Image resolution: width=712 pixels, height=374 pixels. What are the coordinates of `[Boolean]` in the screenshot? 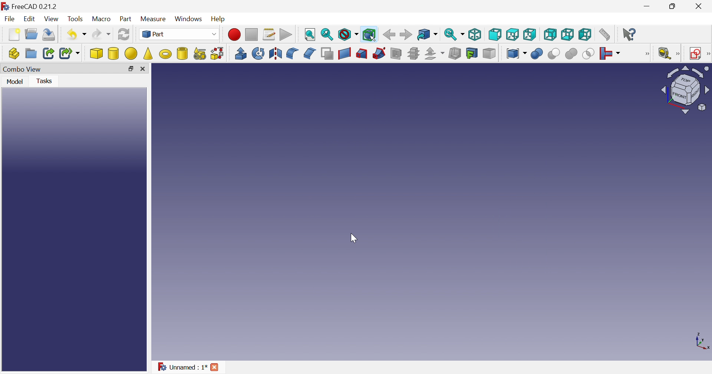 It's located at (646, 54).